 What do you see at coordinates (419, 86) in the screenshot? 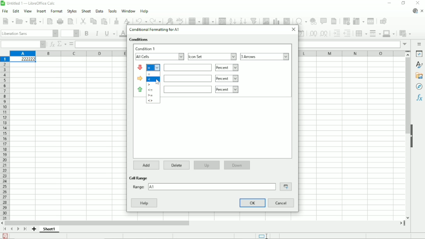
I see `Navigator` at bounding box center [419, 86].